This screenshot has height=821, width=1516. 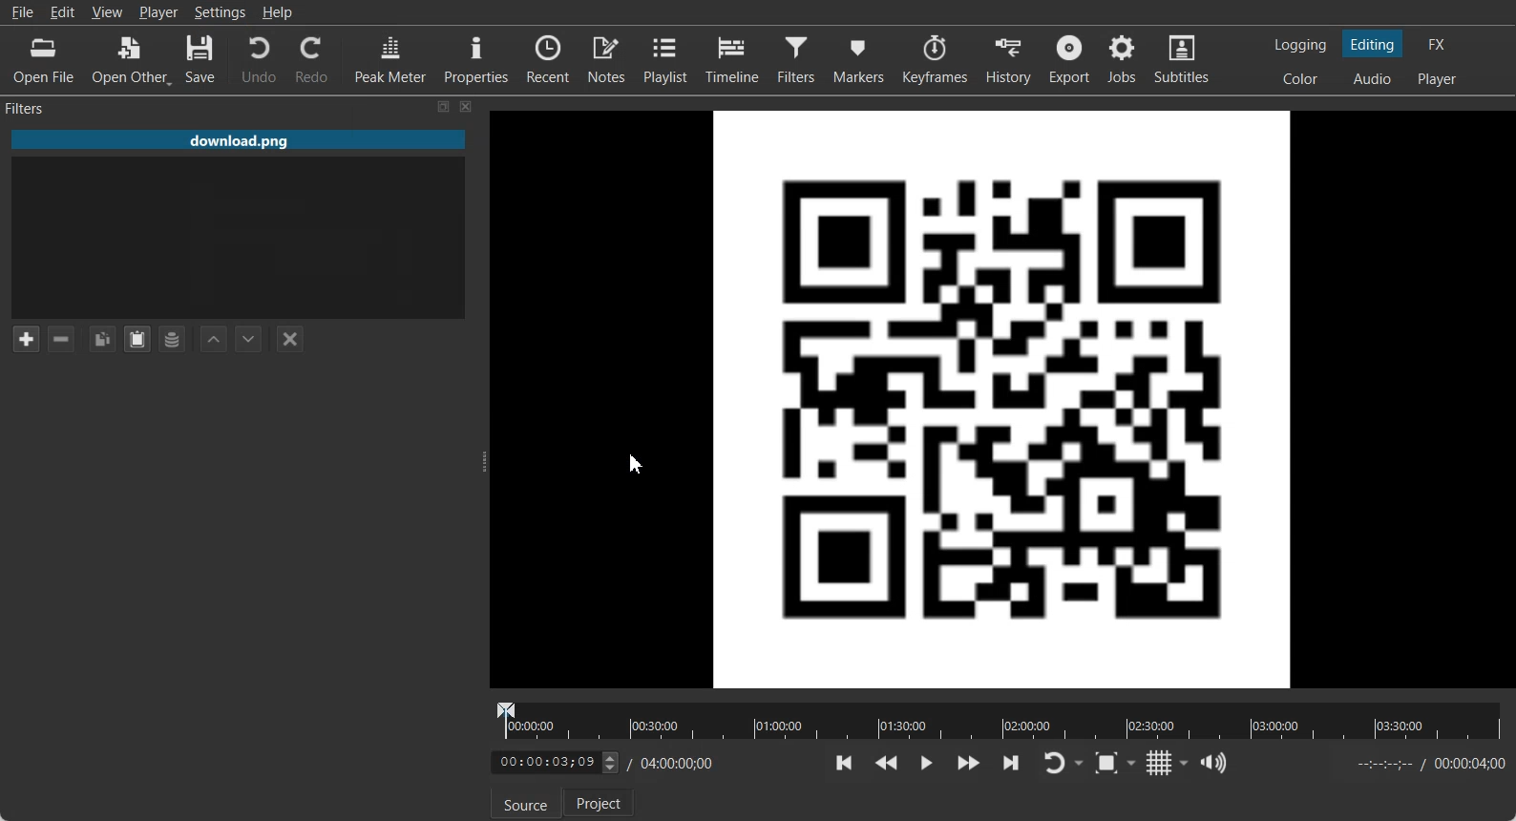 I want to click on Source, so click(x=526, y=803).